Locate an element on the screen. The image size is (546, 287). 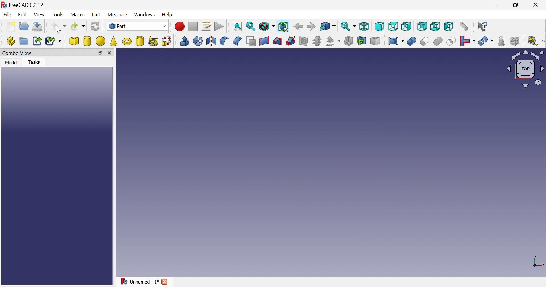
Union is located at coordinates (438, 41).